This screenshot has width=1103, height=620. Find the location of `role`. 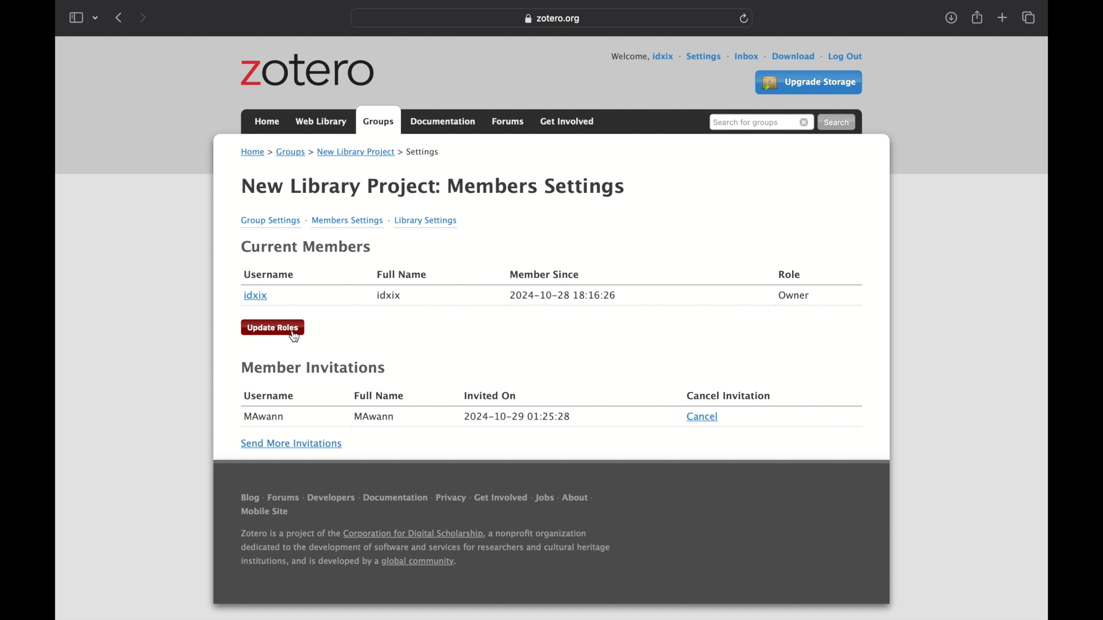

role is located at coordinates (790, 274).